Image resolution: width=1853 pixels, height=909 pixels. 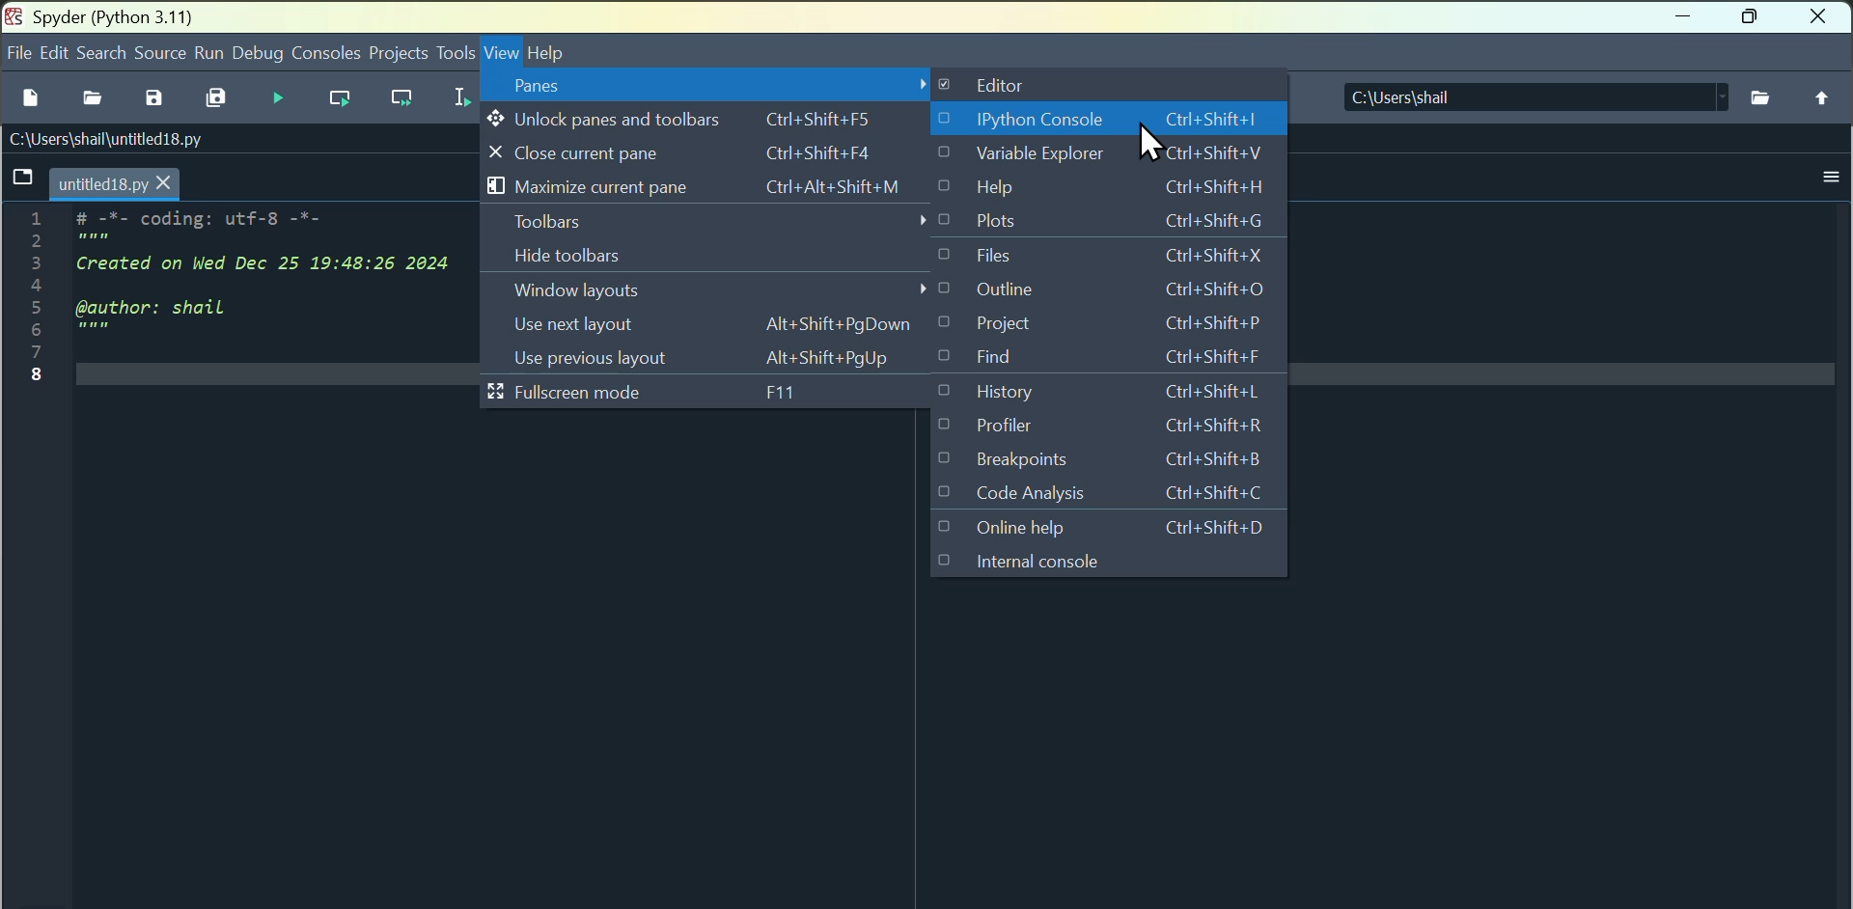 What do you see at coordinates (216, 98) in the screenshot?
I see `Save all` at bounding box center [216, 98].